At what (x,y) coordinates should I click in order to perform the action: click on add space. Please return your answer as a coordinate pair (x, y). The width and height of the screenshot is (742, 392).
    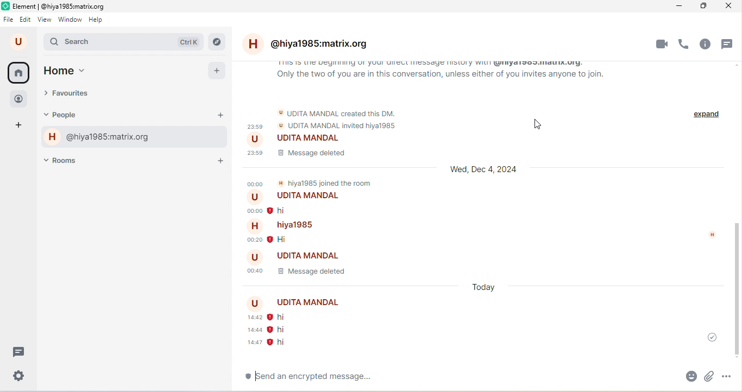
    Looking at the image, I should click on (21, 127).